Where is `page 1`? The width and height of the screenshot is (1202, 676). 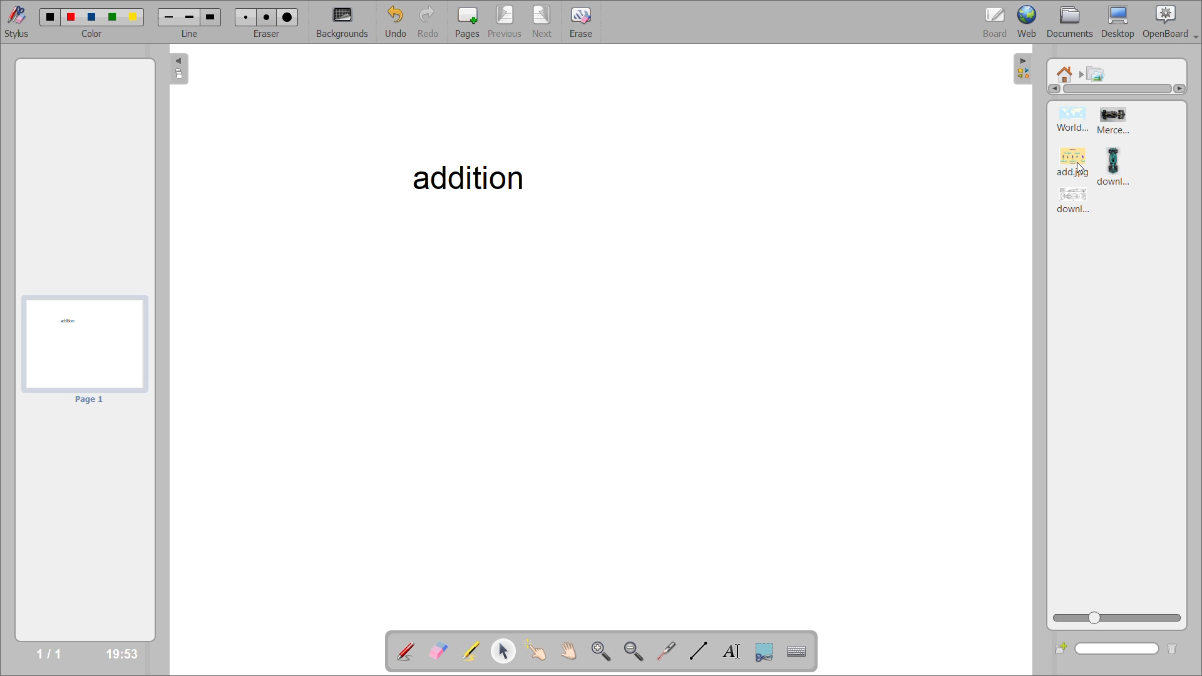
page 1 is located at coordinates (88, 400).